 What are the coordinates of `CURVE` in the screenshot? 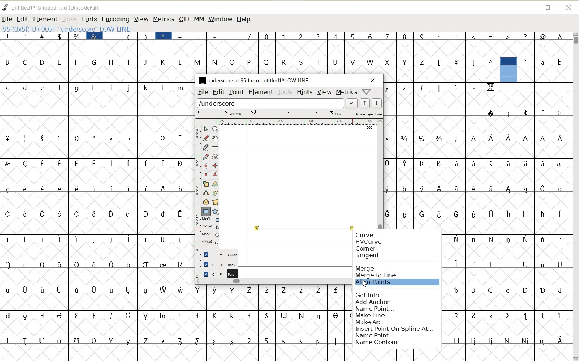 It's located at (373, 235).